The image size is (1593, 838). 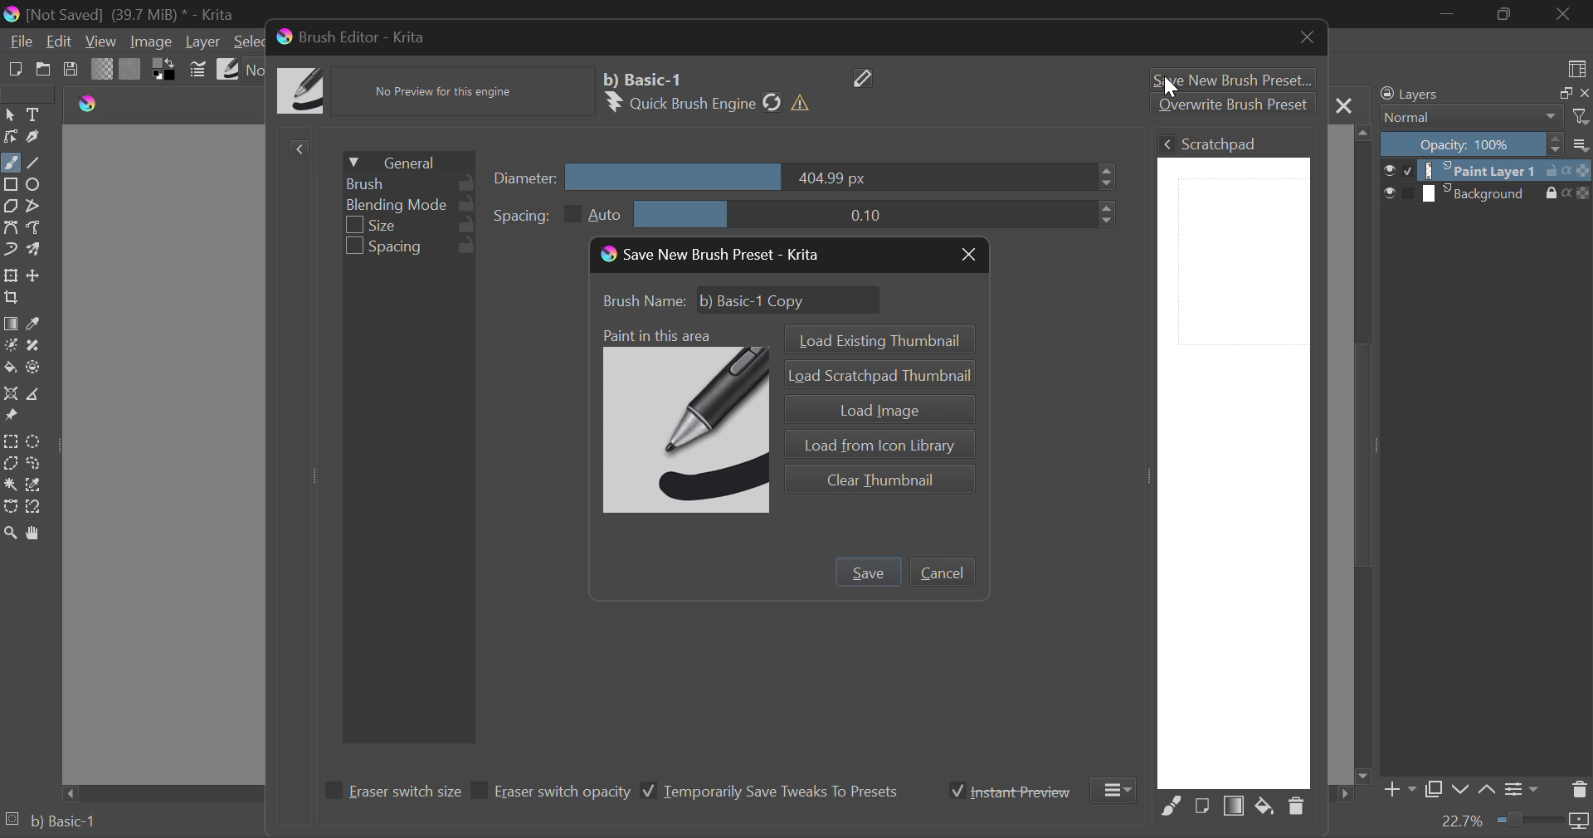 I want to click on Select, so click(x=10, y=115).